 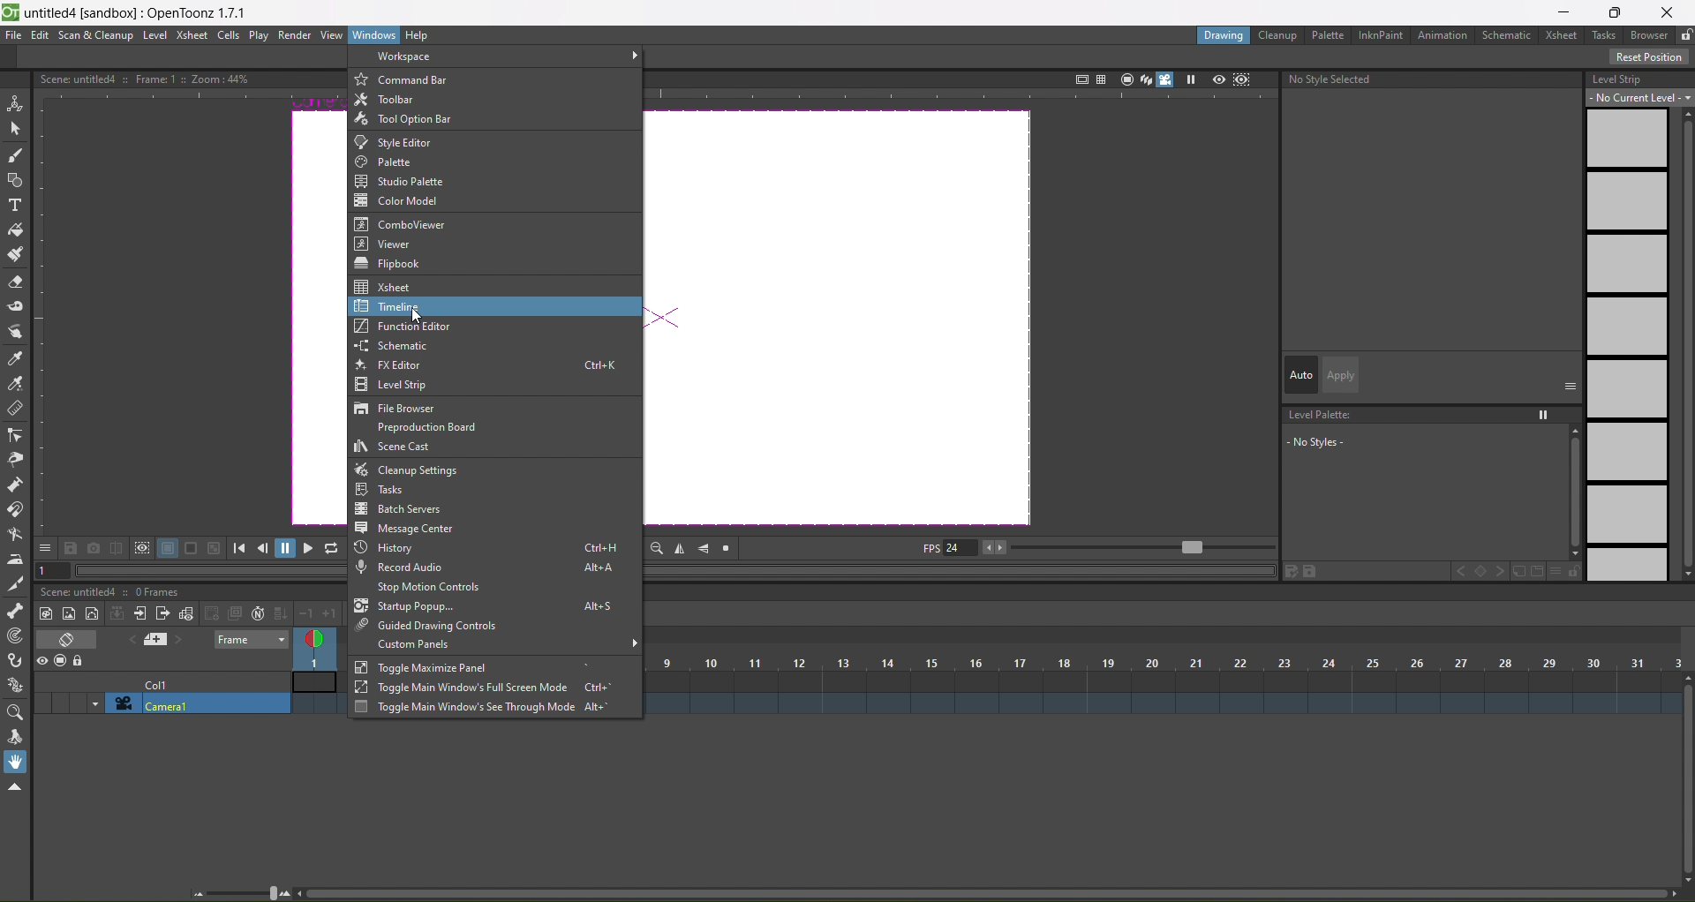 I want to click on inknpaint, so click(x=1381, y=34).